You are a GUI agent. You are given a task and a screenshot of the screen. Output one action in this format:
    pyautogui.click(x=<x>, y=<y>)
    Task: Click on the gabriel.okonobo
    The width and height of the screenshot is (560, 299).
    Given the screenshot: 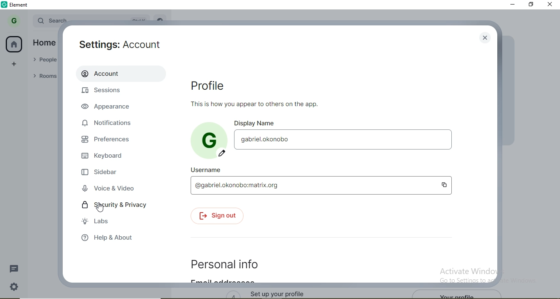 What is the action you would take?
    pyautogui.click(x=343, y=140)
    